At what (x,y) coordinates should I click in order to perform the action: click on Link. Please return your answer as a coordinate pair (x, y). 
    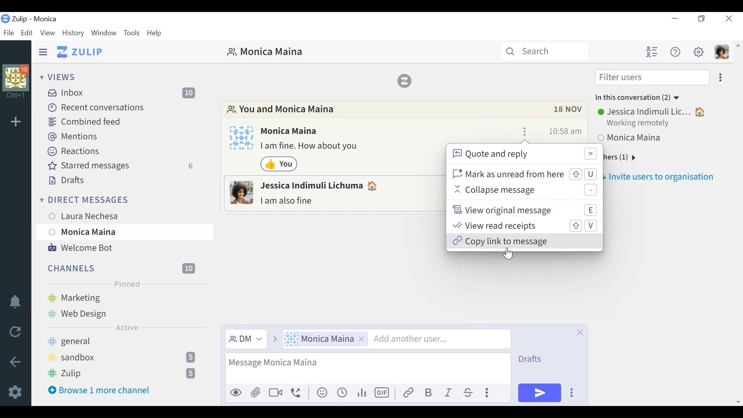
    Looking at the image, I should click on (408, 393).